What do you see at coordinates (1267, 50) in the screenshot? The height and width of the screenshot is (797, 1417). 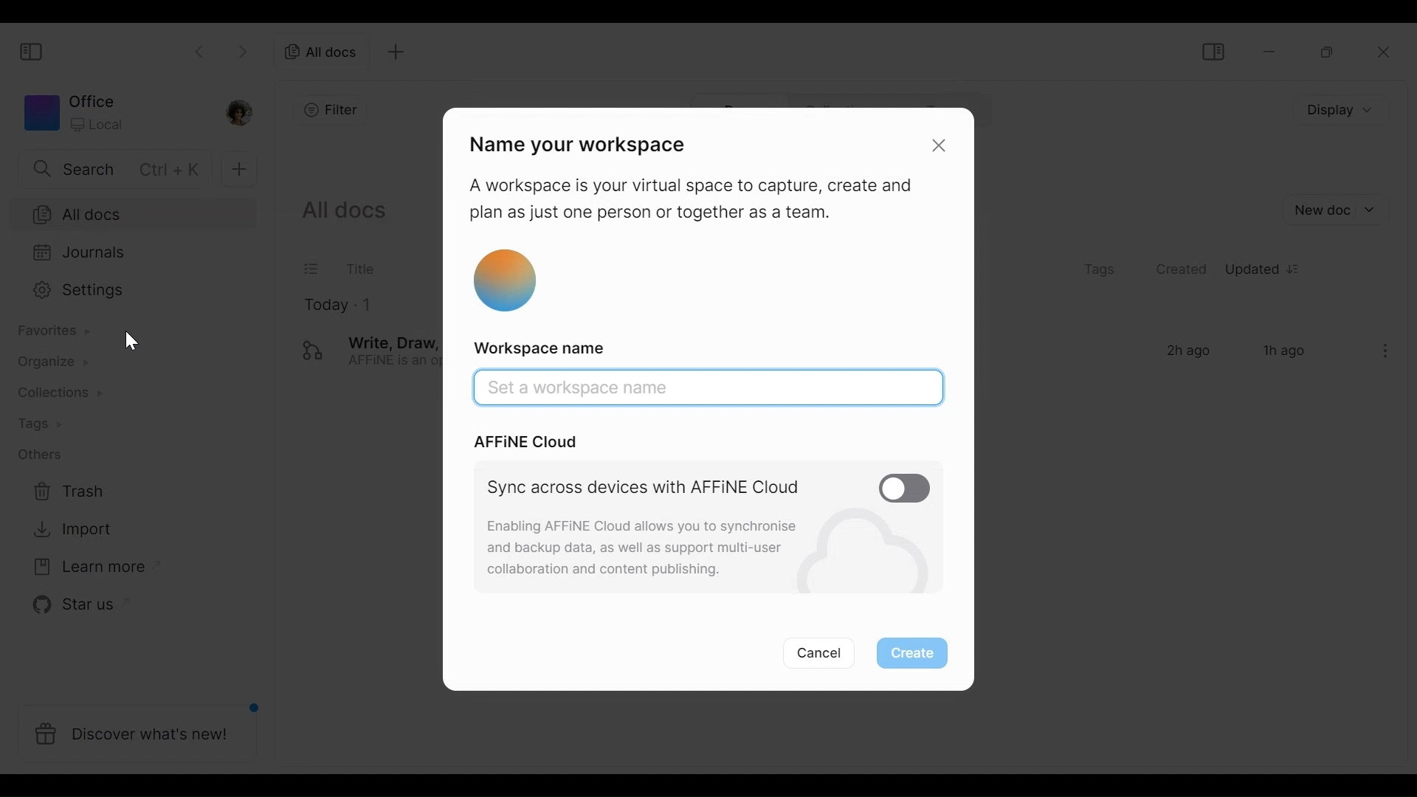 I see `minimize` at bounding box center [1267, 50].